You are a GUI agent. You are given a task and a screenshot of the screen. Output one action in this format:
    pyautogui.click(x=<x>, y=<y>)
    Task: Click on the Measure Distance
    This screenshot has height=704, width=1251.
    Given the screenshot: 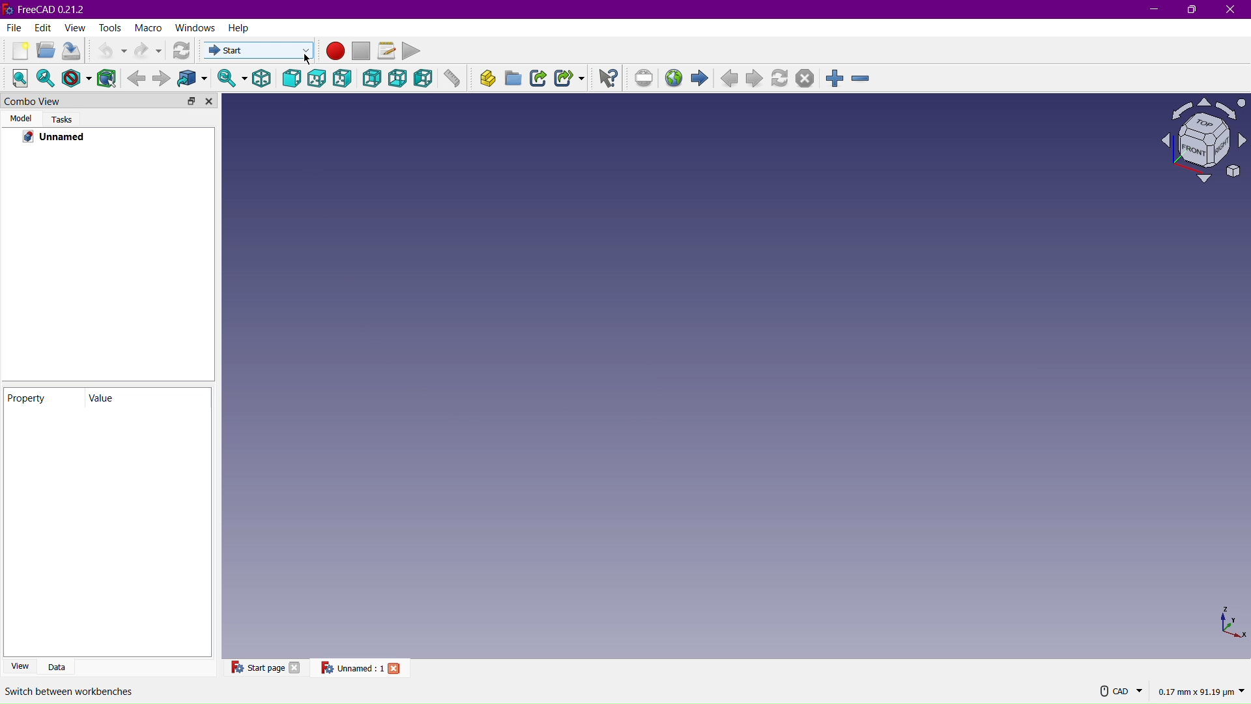 What is the action you would take?
    pyautogui.click(x=452, y=81)
    